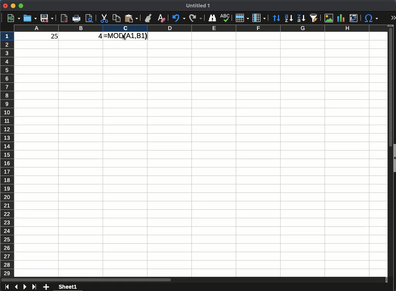 The image size is (396, 291). What do you see at coordinates (199, 28) in the screenshot?
I see `columns ` at bounding box center [199, 28].